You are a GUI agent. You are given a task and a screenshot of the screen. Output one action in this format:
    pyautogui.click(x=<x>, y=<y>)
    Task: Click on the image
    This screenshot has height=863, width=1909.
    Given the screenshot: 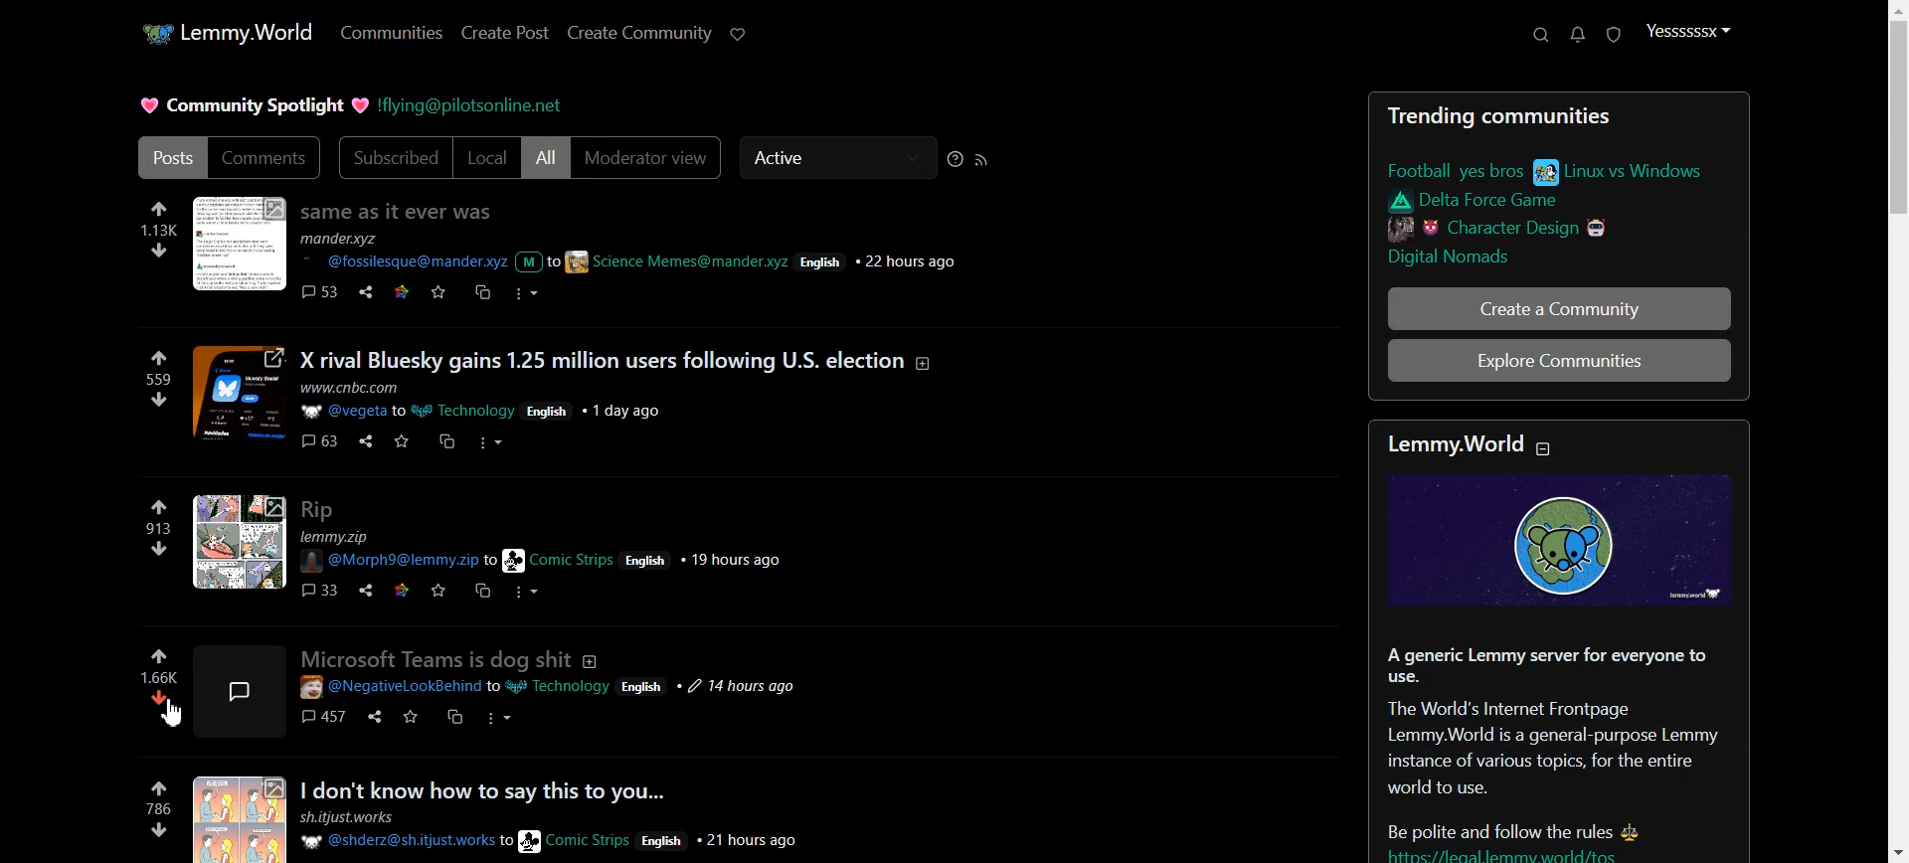 What is the action you would take?
    pyautogui.click(x=241, y=393)
    